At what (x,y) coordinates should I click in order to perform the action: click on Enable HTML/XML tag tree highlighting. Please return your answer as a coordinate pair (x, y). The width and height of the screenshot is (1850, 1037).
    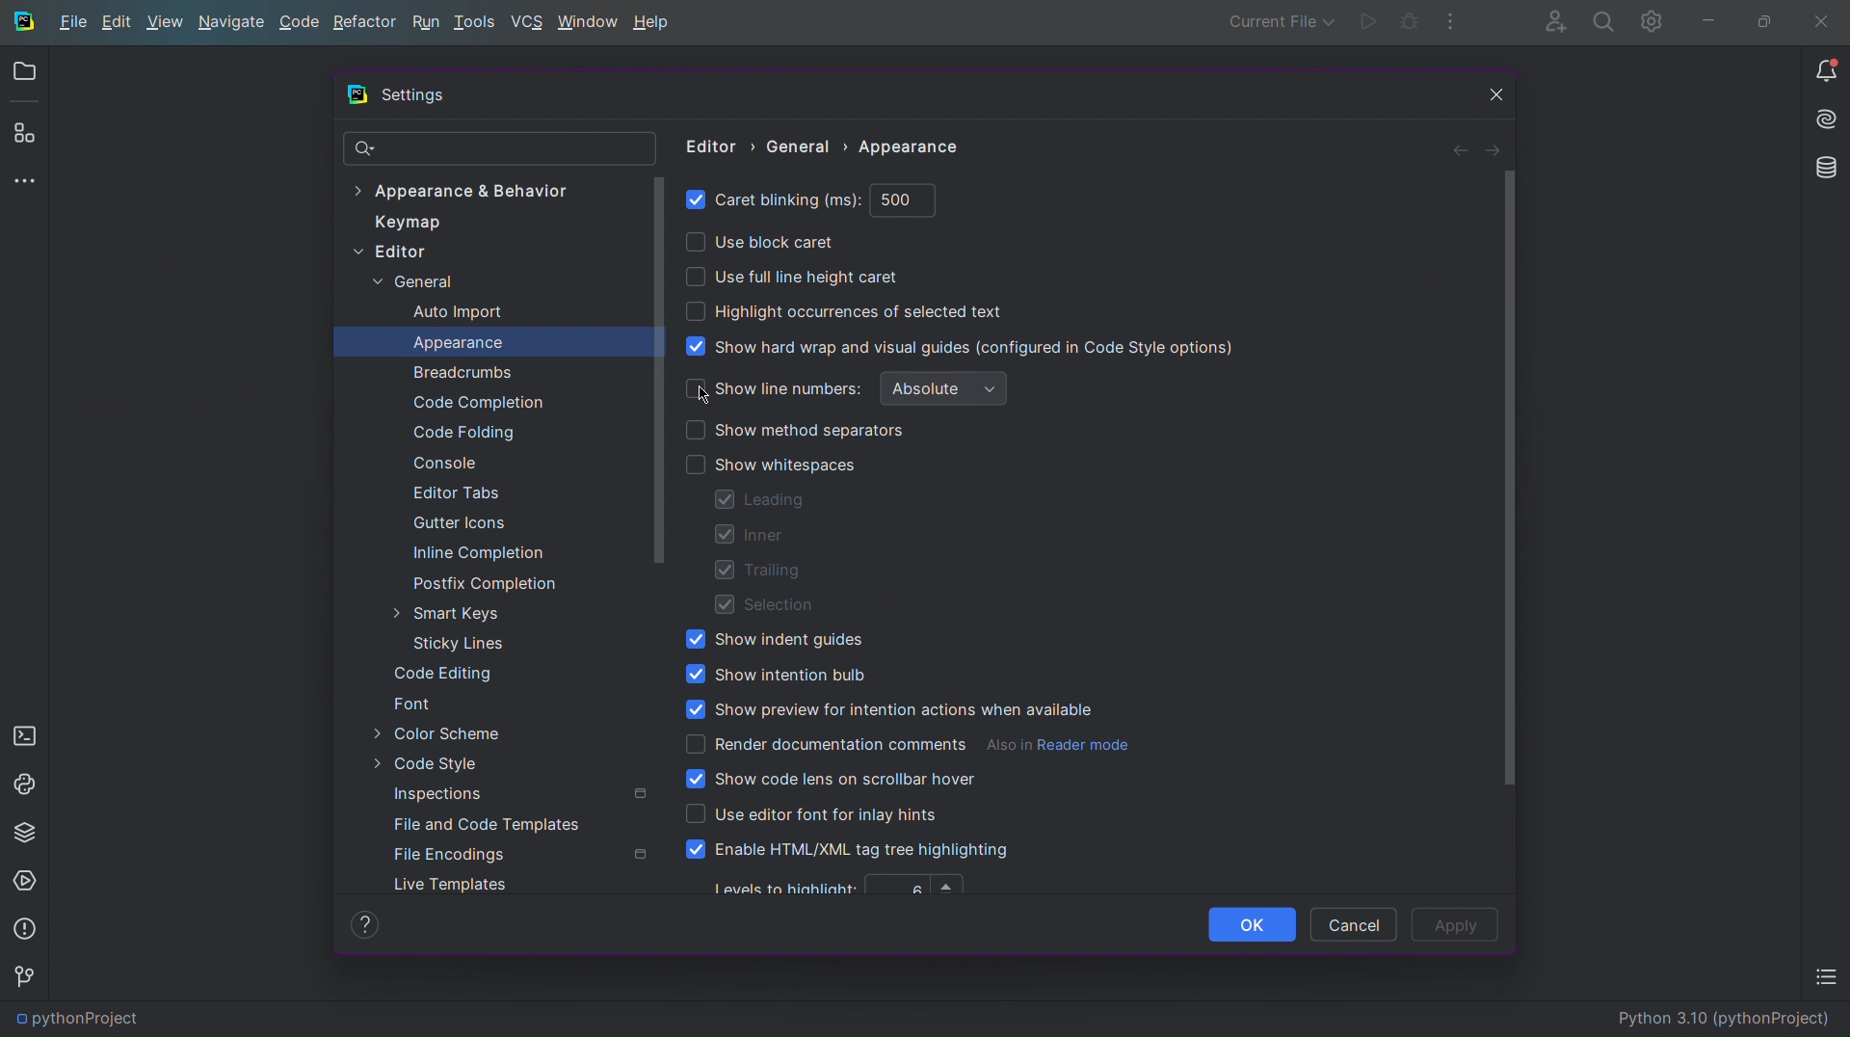
    Looking at the image, I should click on (850, 851).